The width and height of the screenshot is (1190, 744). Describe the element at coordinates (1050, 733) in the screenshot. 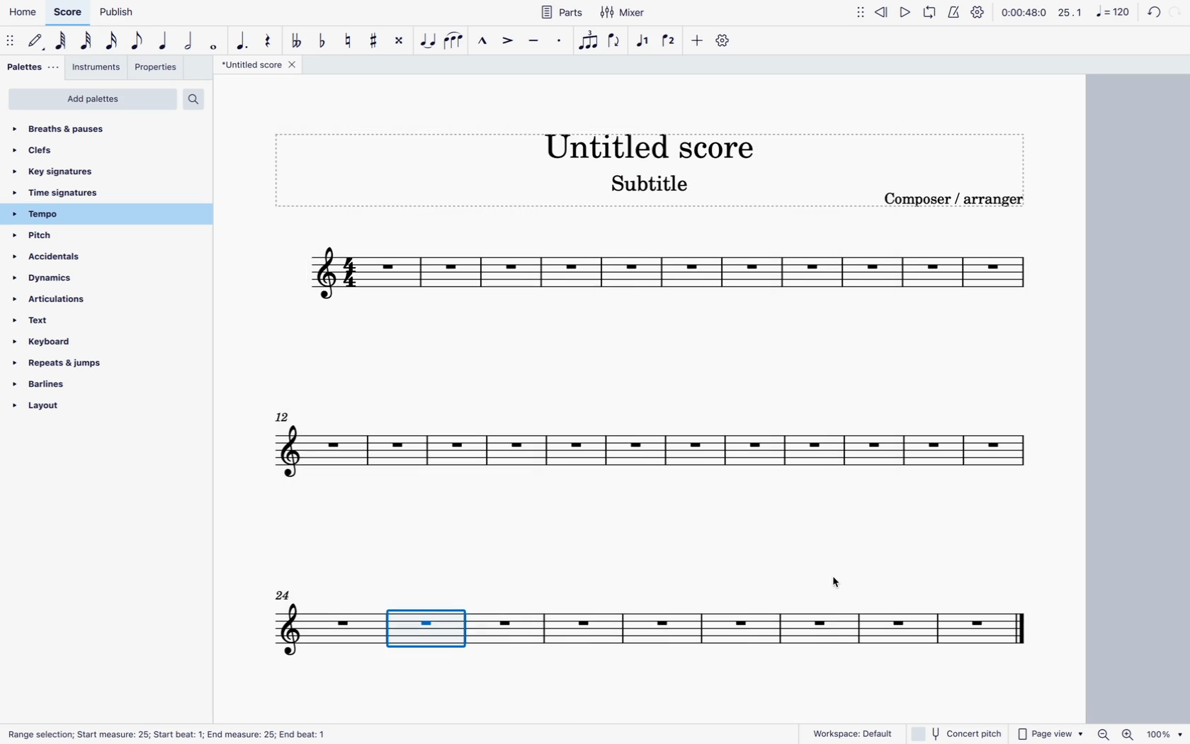

I see `page view` at that location.